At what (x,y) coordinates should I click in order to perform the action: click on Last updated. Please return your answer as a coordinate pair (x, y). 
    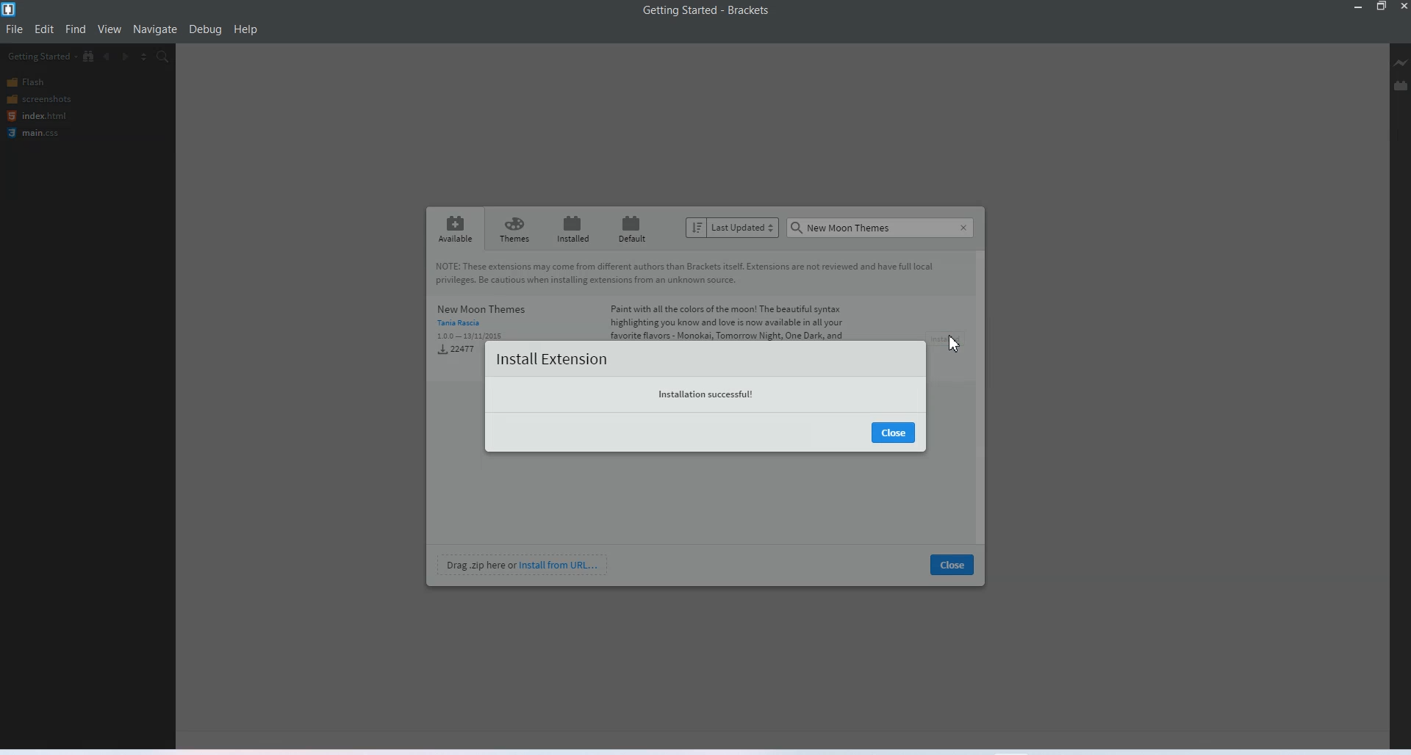
    Looking at the image, I should click on (733, 227).